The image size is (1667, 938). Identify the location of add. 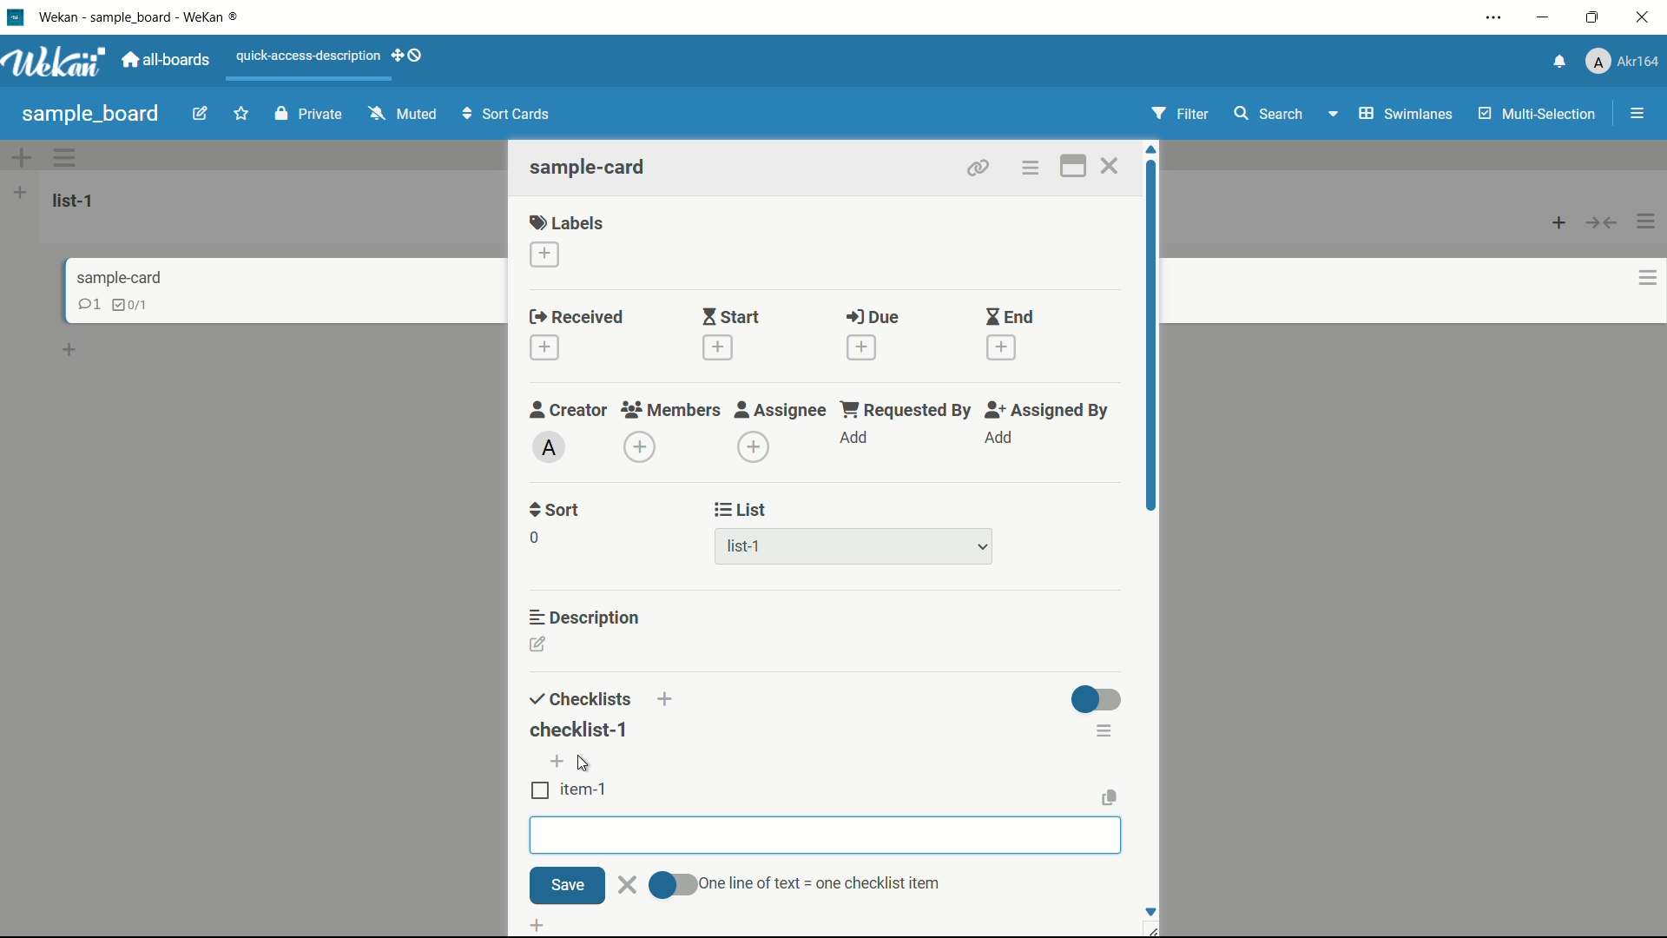
(1001, 437).